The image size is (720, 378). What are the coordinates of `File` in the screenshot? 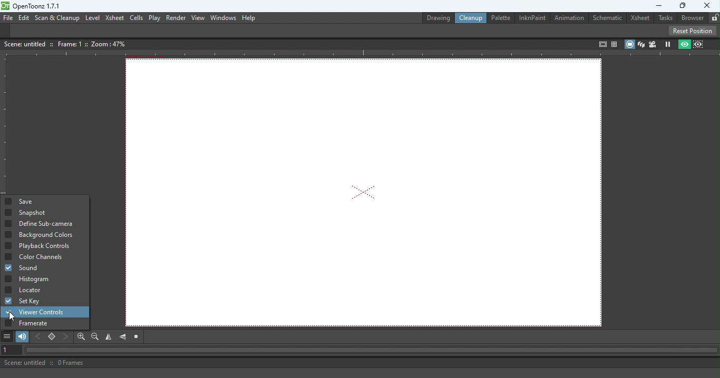 It's located at (7, 18).